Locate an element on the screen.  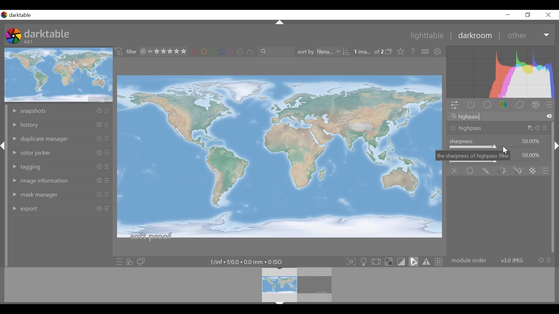
minimize is located at coordinates (507, 15).